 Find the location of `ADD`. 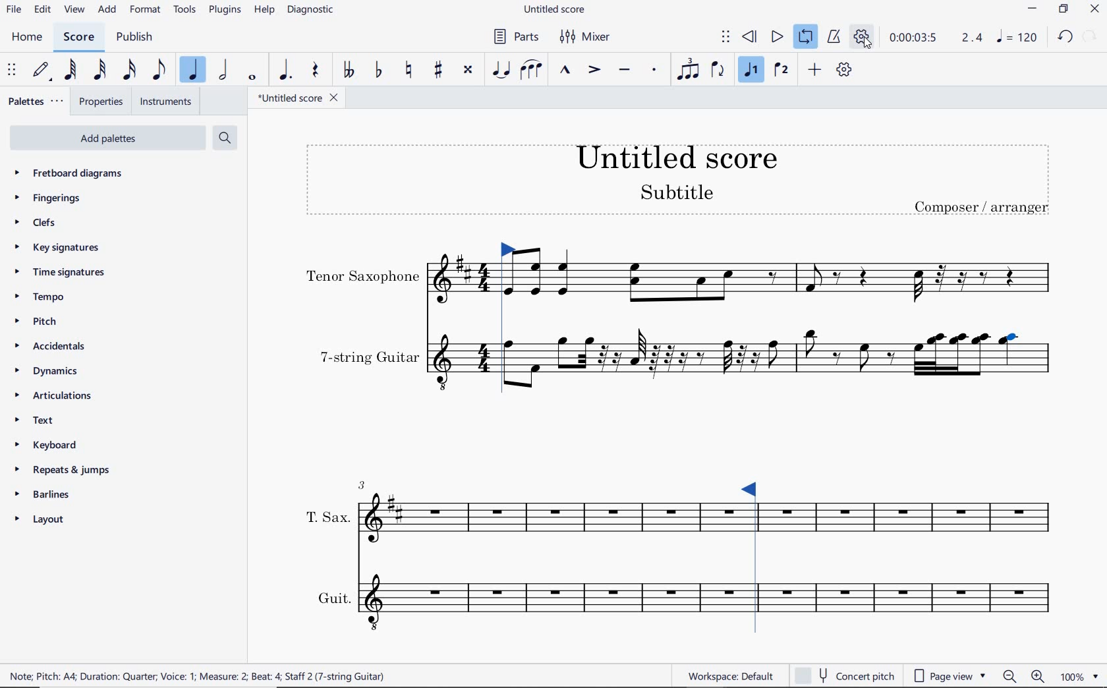

ADD is located at coordinates (108, 9).